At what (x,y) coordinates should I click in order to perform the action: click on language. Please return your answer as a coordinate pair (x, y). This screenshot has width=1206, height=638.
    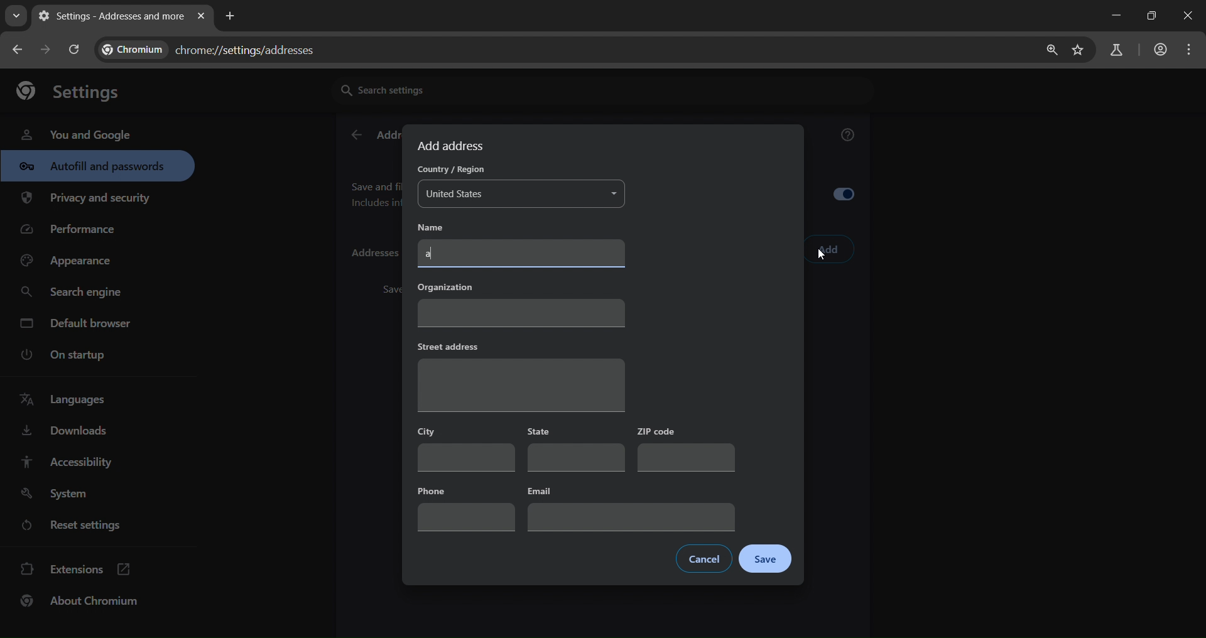
    Looking at the image, I should click on (67, 400).